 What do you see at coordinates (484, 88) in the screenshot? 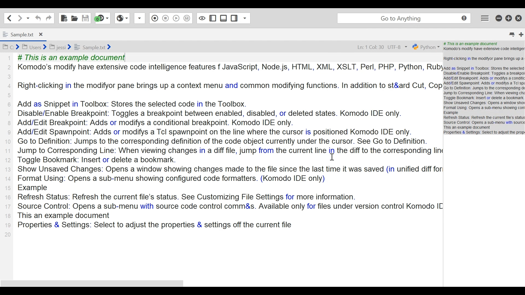
I see `# This is an example document
Komodo's modify have extensive code intellige
Right-clicking in the modifyor pane brings up a
Add as Snippet in Toolbox: Stores the selected
Disable/Enable Breakpoint: Toggles a breakpo
Add/Edit Breakpoint: Adds or modifys a condi
Add/Edit Spawnpoint: Adds or modfys a Tel sp
Go to Definition: Jumps to the corresponding d
Jump to Corresponding Line: When viewing ch
Toggle Bookmark: Insert or delete a bookmark
Show Unsaved Changes: Opens a window sho
Format Using: Opens a sub-menu showing cor
Example
Refresh Status: Refresh the current fie’s statu
Source Control: Opens a sub-menu with sourc
This an example document
Properties & Settings: Select to adjust the prog` at bounding box center [484, 88].